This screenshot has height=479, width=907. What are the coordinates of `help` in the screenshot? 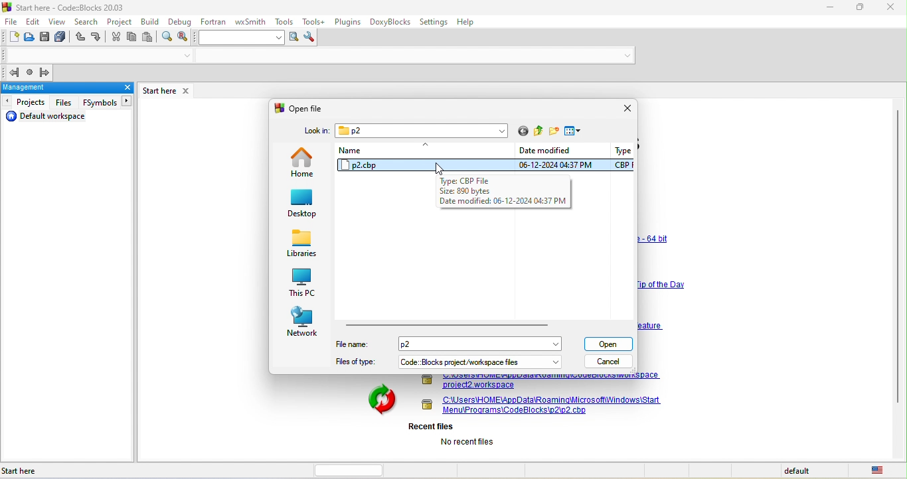 It's located at (467, 24).